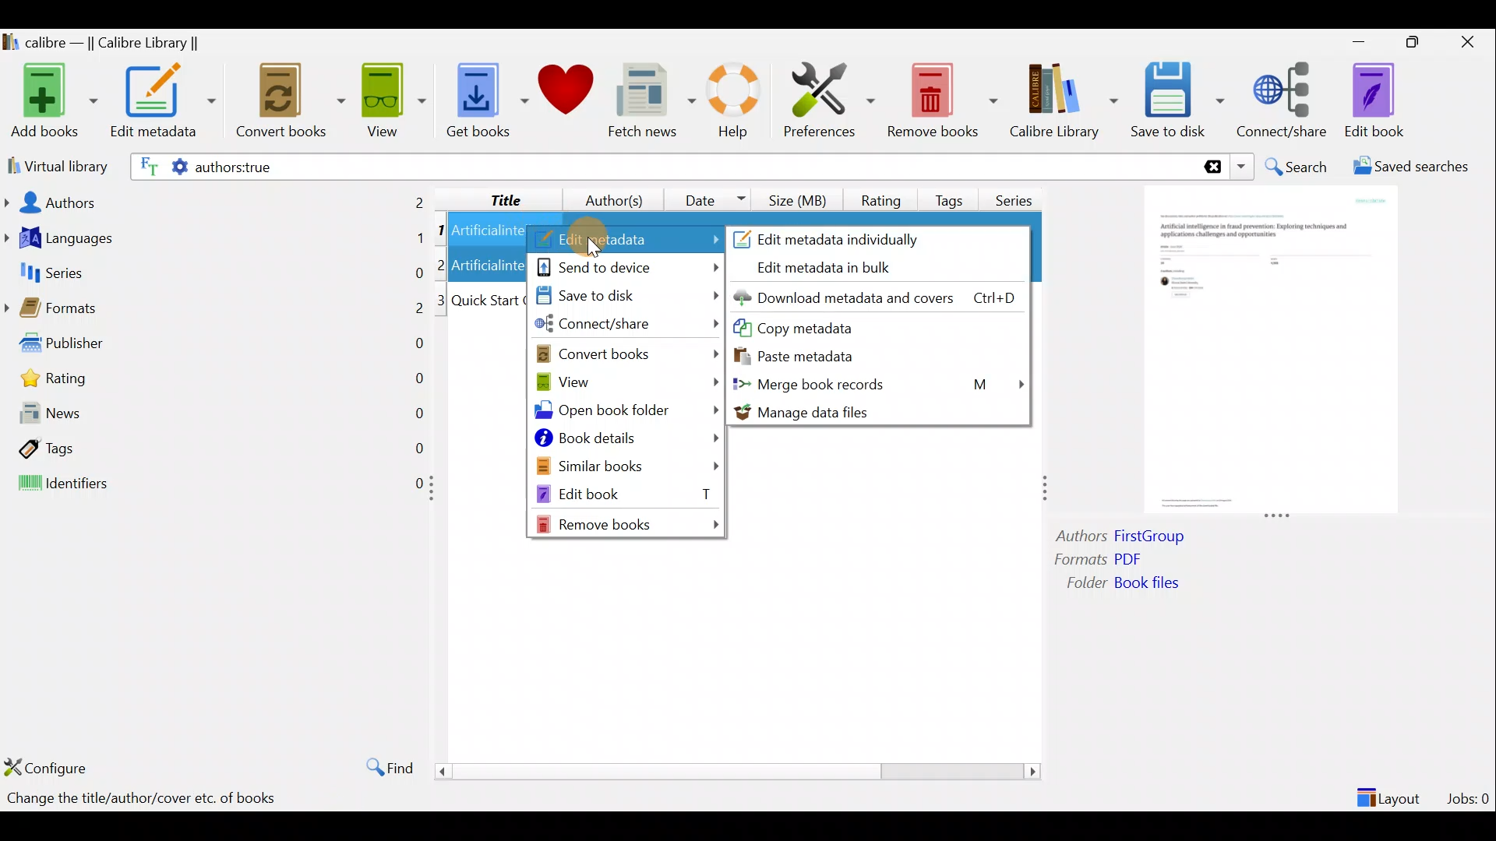 The height and width of the screenshot is (841, 1496). I want to click on View, so click(391, 99).